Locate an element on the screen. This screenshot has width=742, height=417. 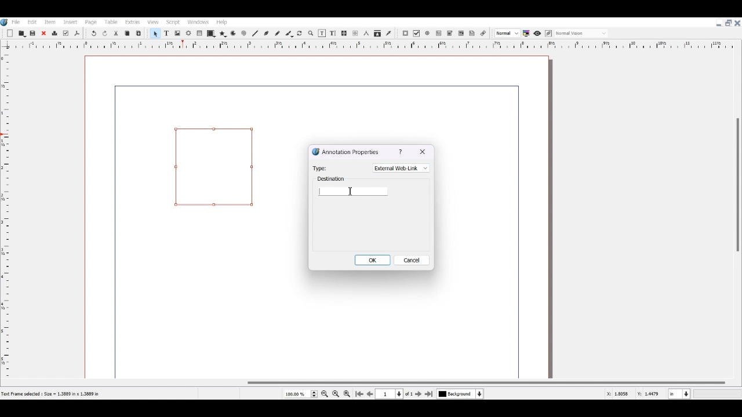
UnLink text Frame is located at coordinates (355, 34).